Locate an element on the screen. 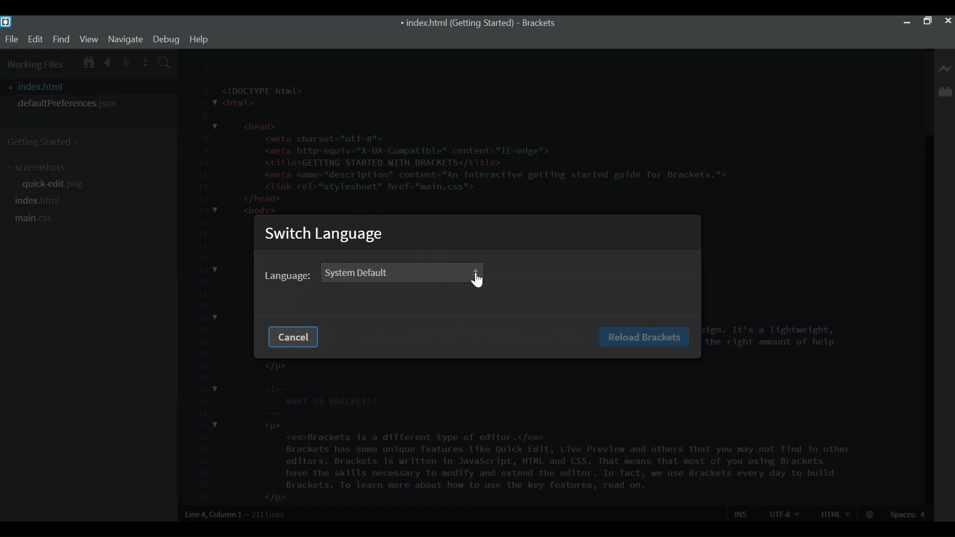 The width and height of the screenshot is (955, 537). defaultPreferences.json is located at coordinates (89, 103).